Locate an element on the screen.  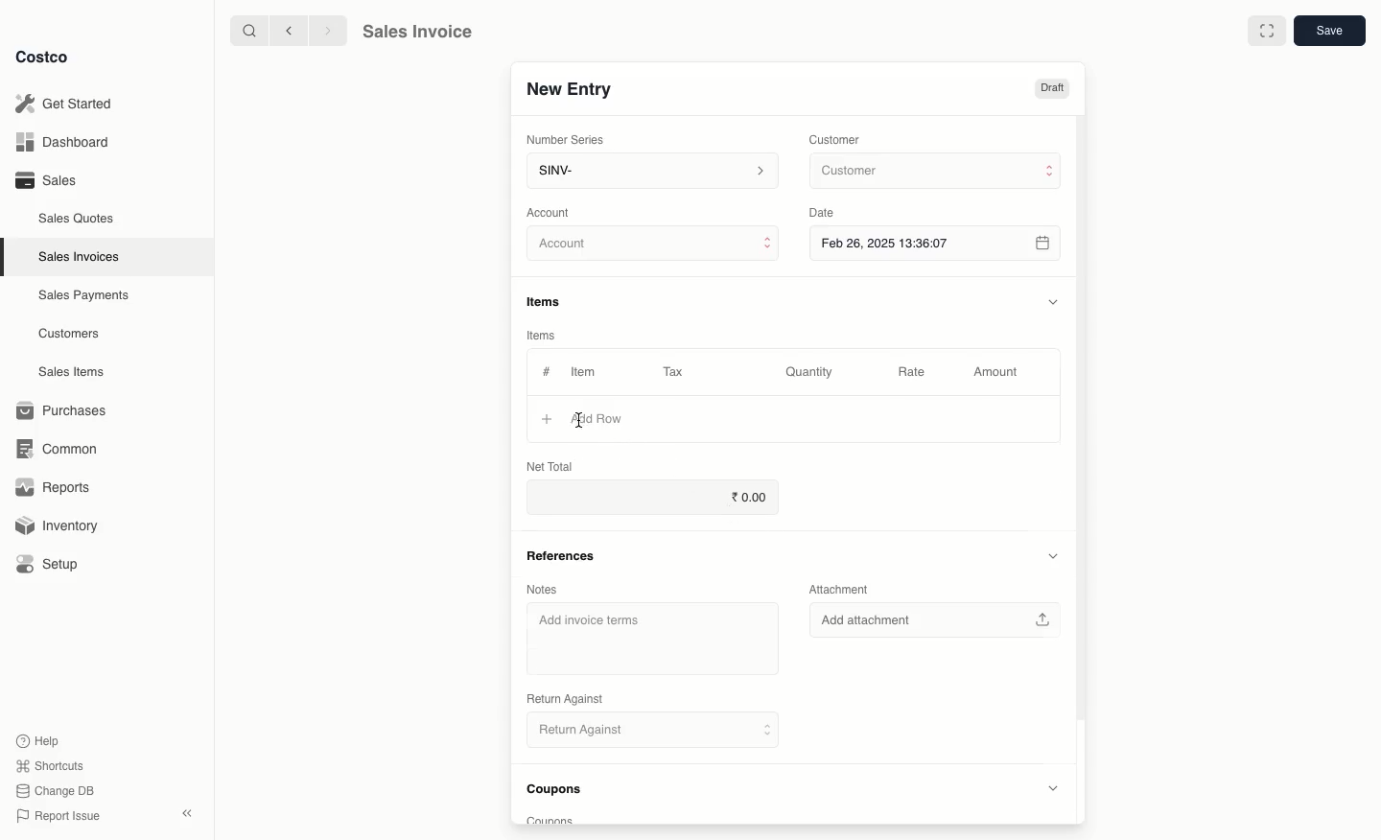
Get Started is located at coordinates (63, 103).